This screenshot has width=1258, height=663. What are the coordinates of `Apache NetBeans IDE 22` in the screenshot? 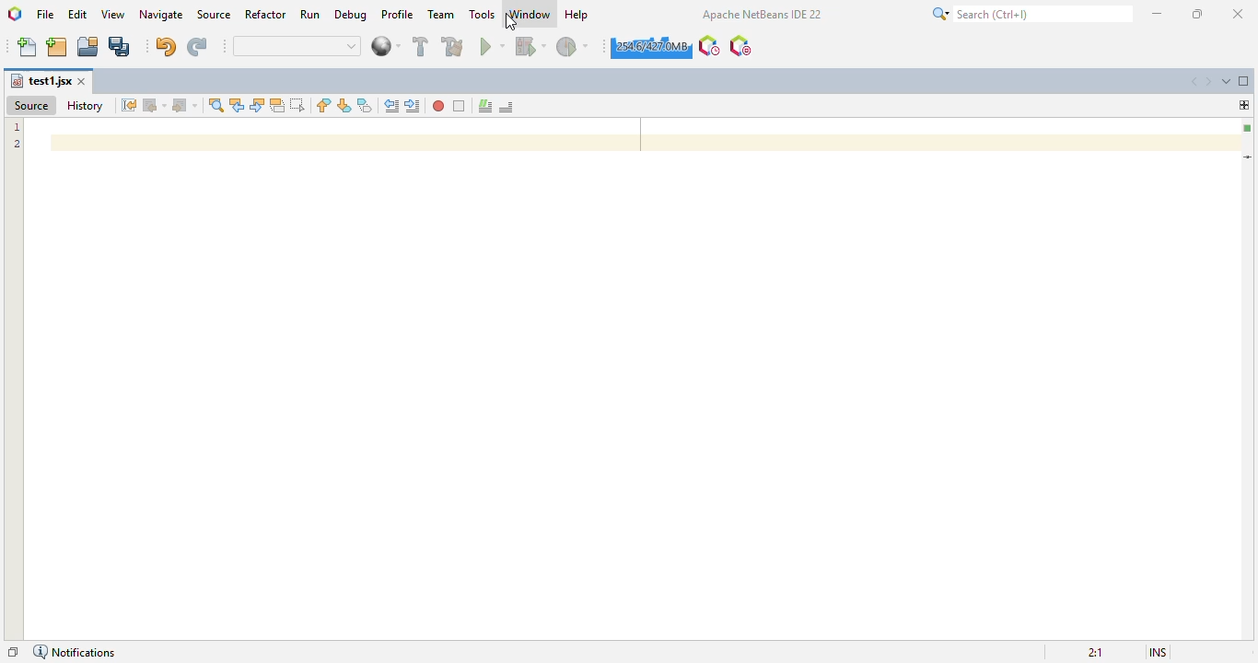 It's located at (761, 14).